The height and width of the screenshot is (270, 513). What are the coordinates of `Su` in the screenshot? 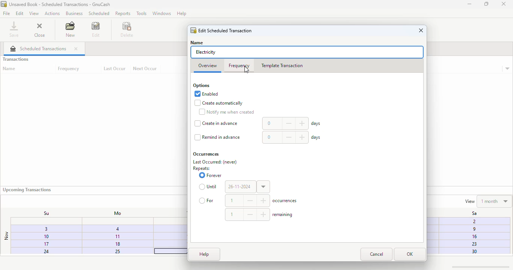 It's located at (42, 213).